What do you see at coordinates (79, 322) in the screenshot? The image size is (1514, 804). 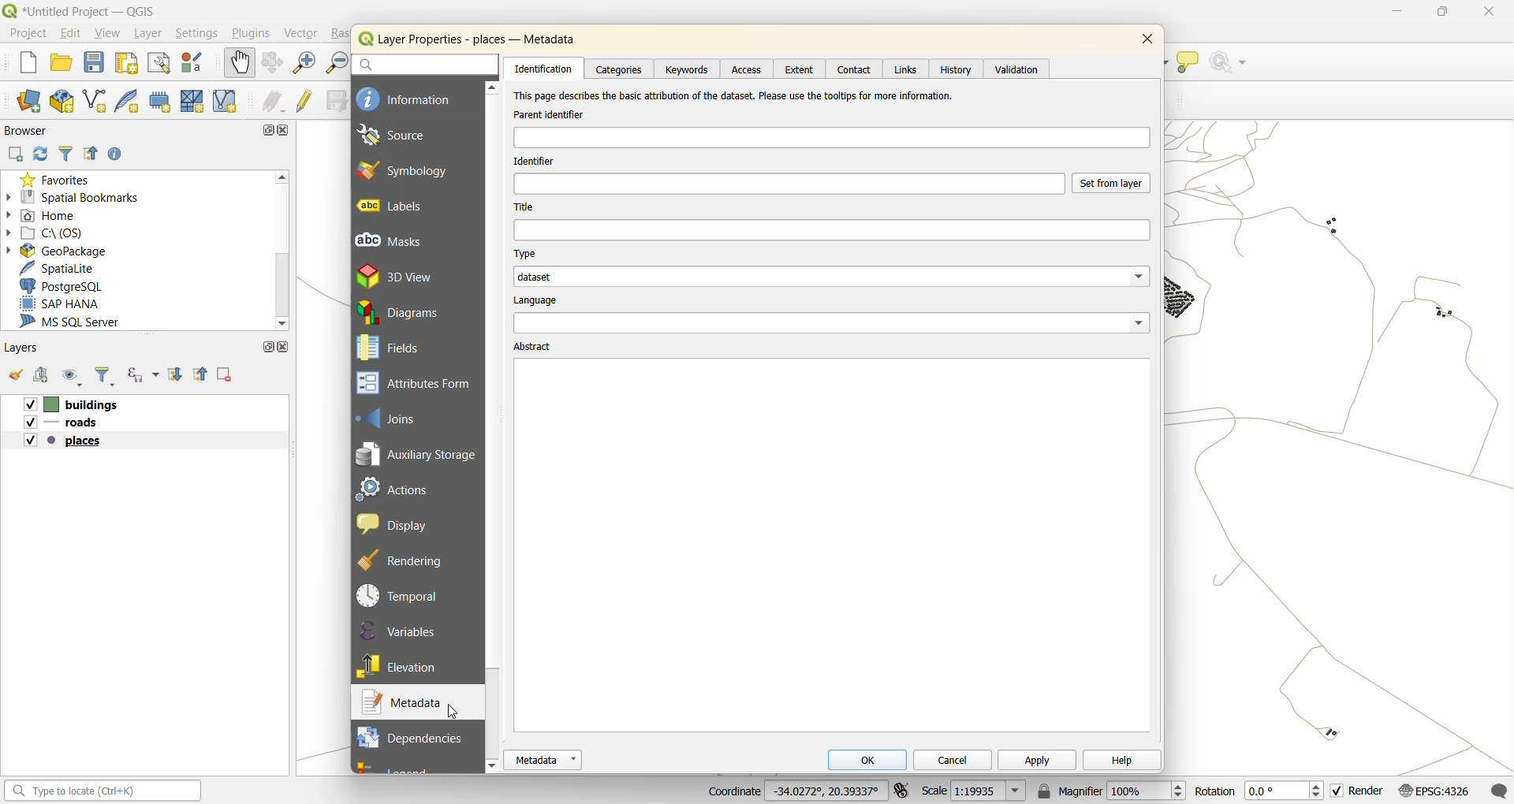 I see `ms sql server` at bounding box center [79, 322].